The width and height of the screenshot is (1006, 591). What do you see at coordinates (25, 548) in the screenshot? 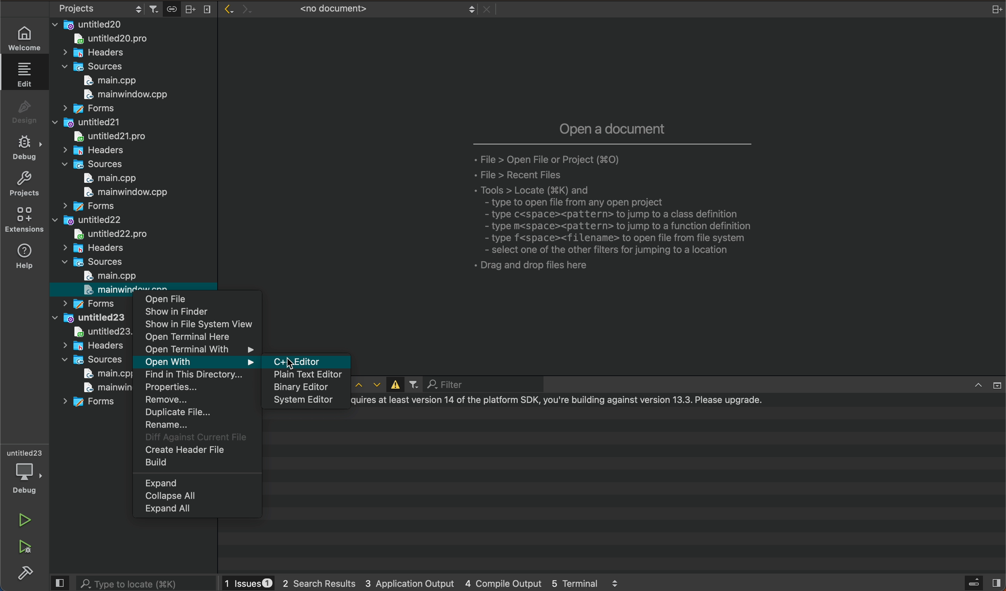
I see `run debug` at bounding box center [25, 548].